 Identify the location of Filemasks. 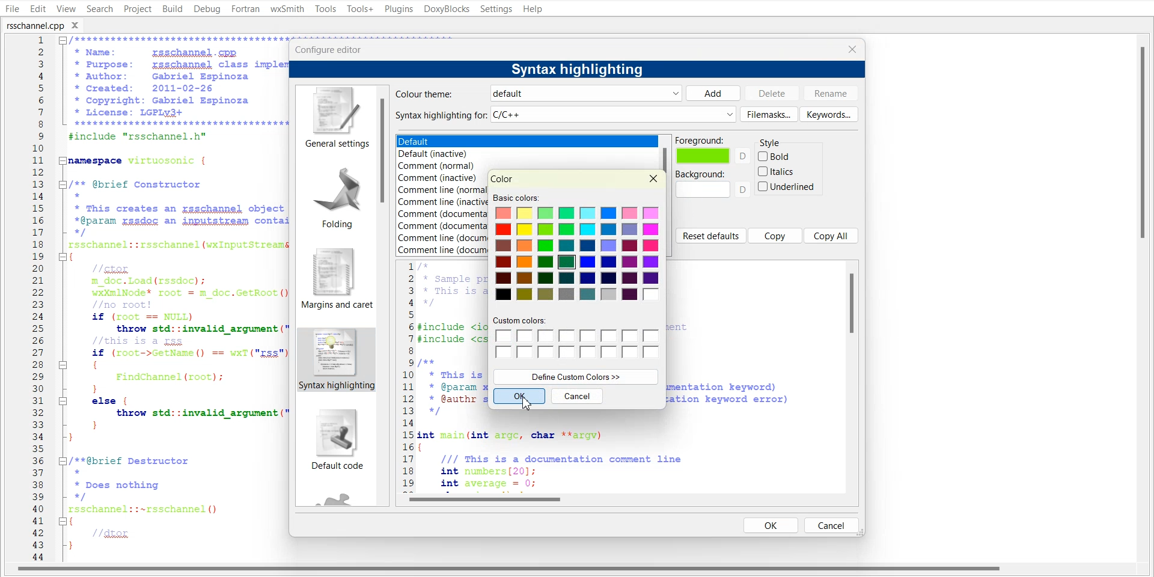
(769, 114).